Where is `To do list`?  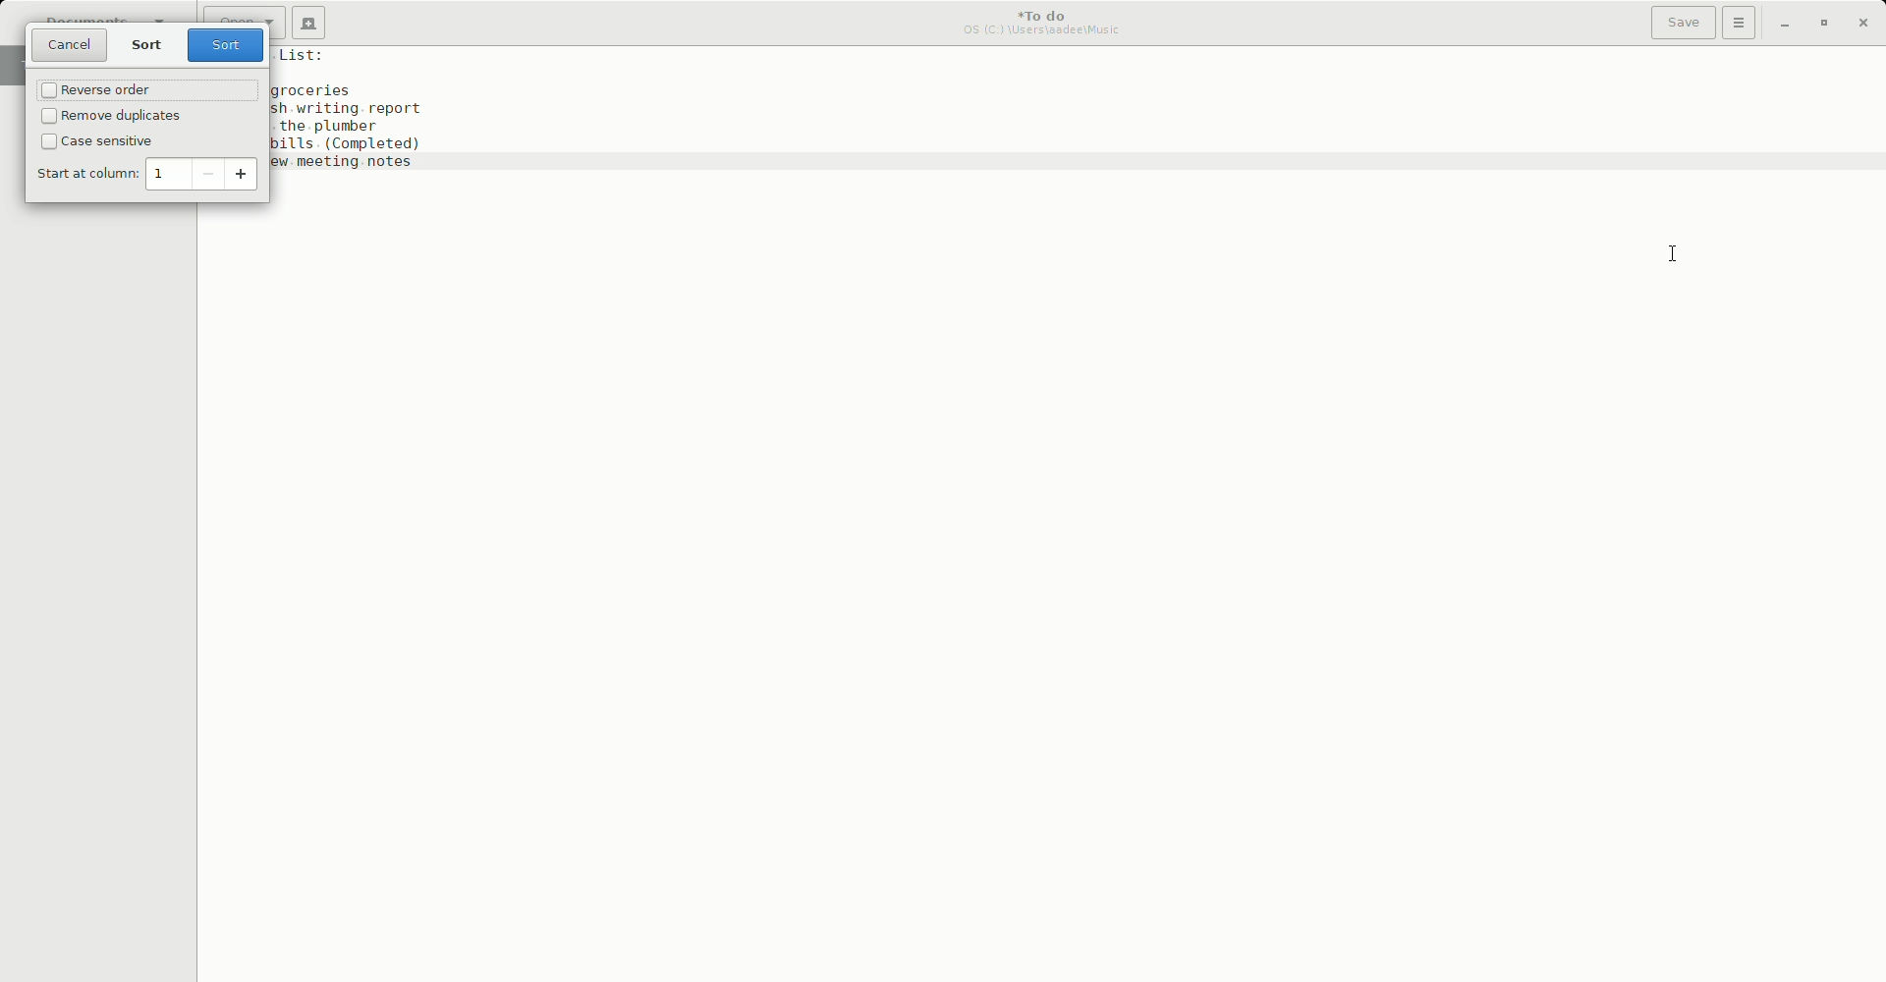
To do list is located at coordinates (359, 110).